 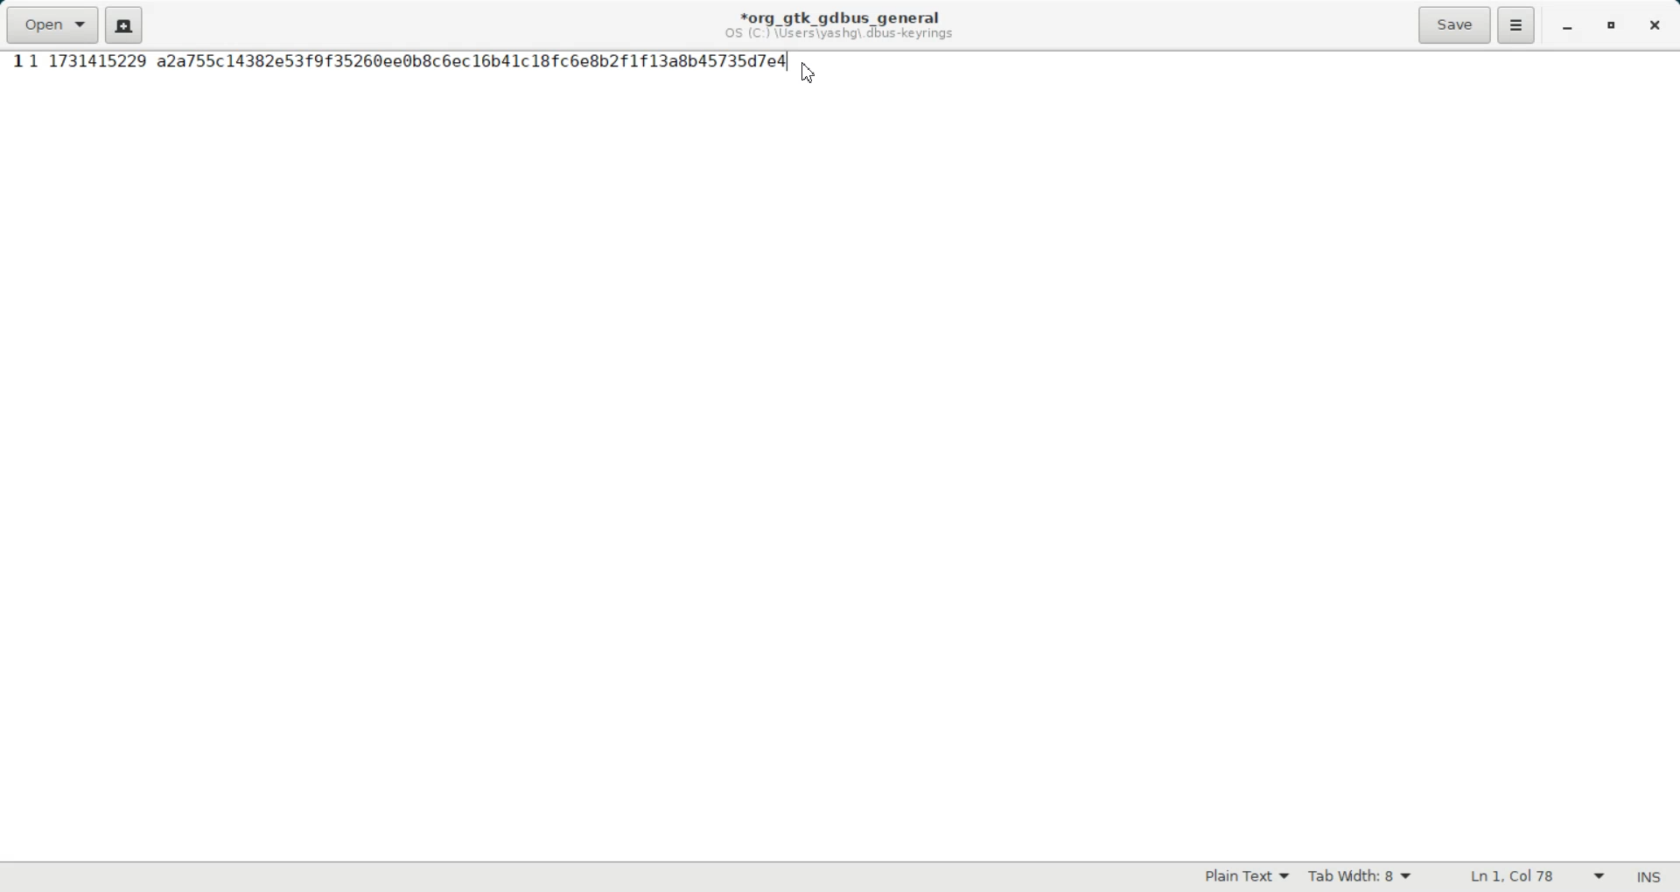 What do you see at coordinates (808, 73) in the screenshot?
I see `Text cursor` at bounding box center [808, 73].